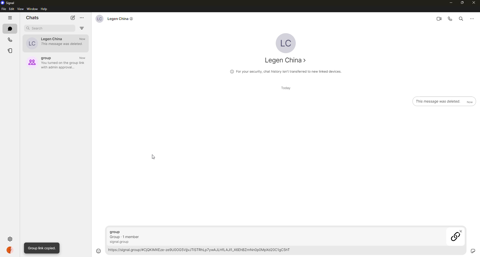  I want to click on message deleted, so click(445, 101).